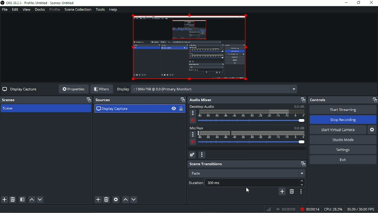  What do you see at coordinates (175, 108) in the screenshot?
I see `view` at bounding box center [175, 108].